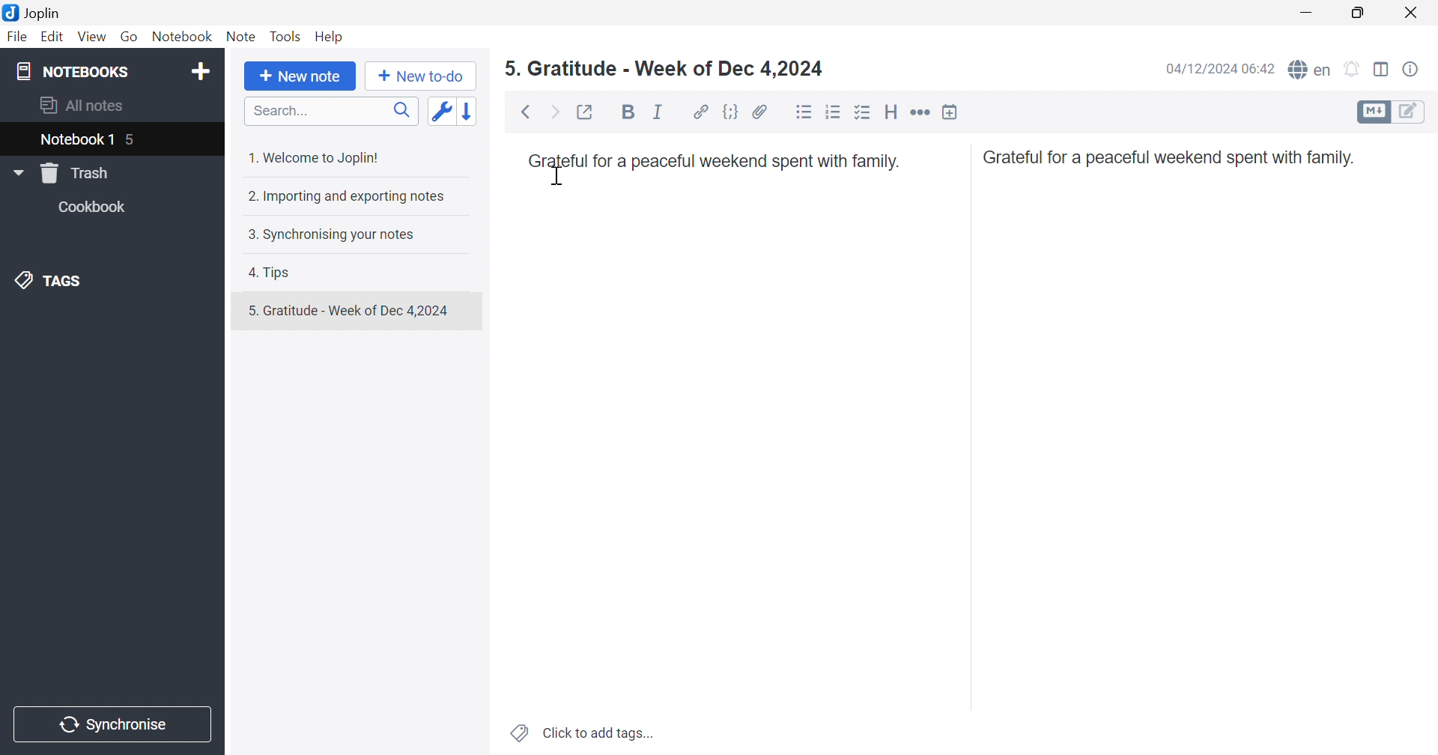 The height and width of the screenshot is (755, 1438). I want to click on Trash, so click(75, 174).